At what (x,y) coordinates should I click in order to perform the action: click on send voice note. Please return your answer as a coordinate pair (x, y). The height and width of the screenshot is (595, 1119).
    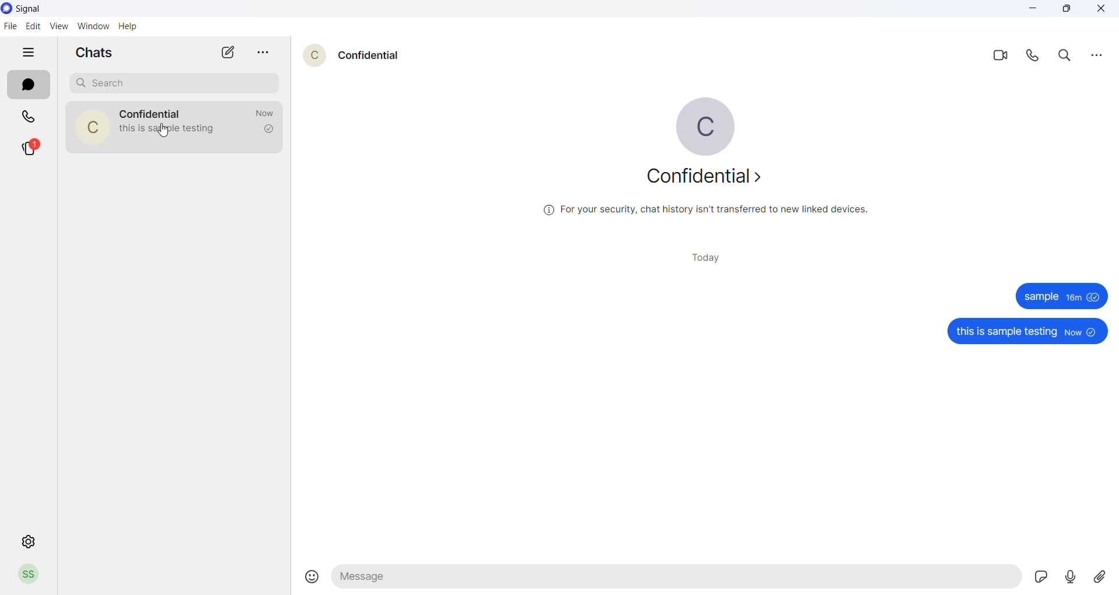
    Looking at the image, I should click on (1072, 579).